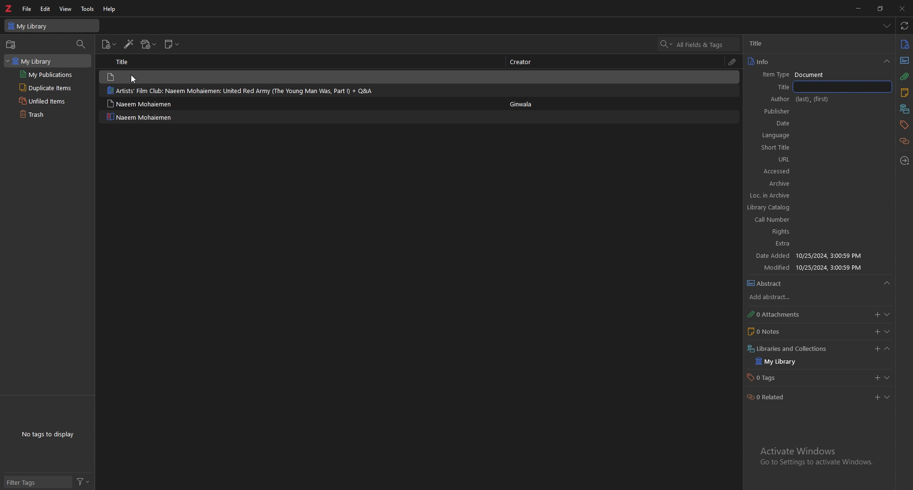  What do you see at coordinates (774, 328) in the screenshot?
I see `call number` at bounding box center [774, 328].